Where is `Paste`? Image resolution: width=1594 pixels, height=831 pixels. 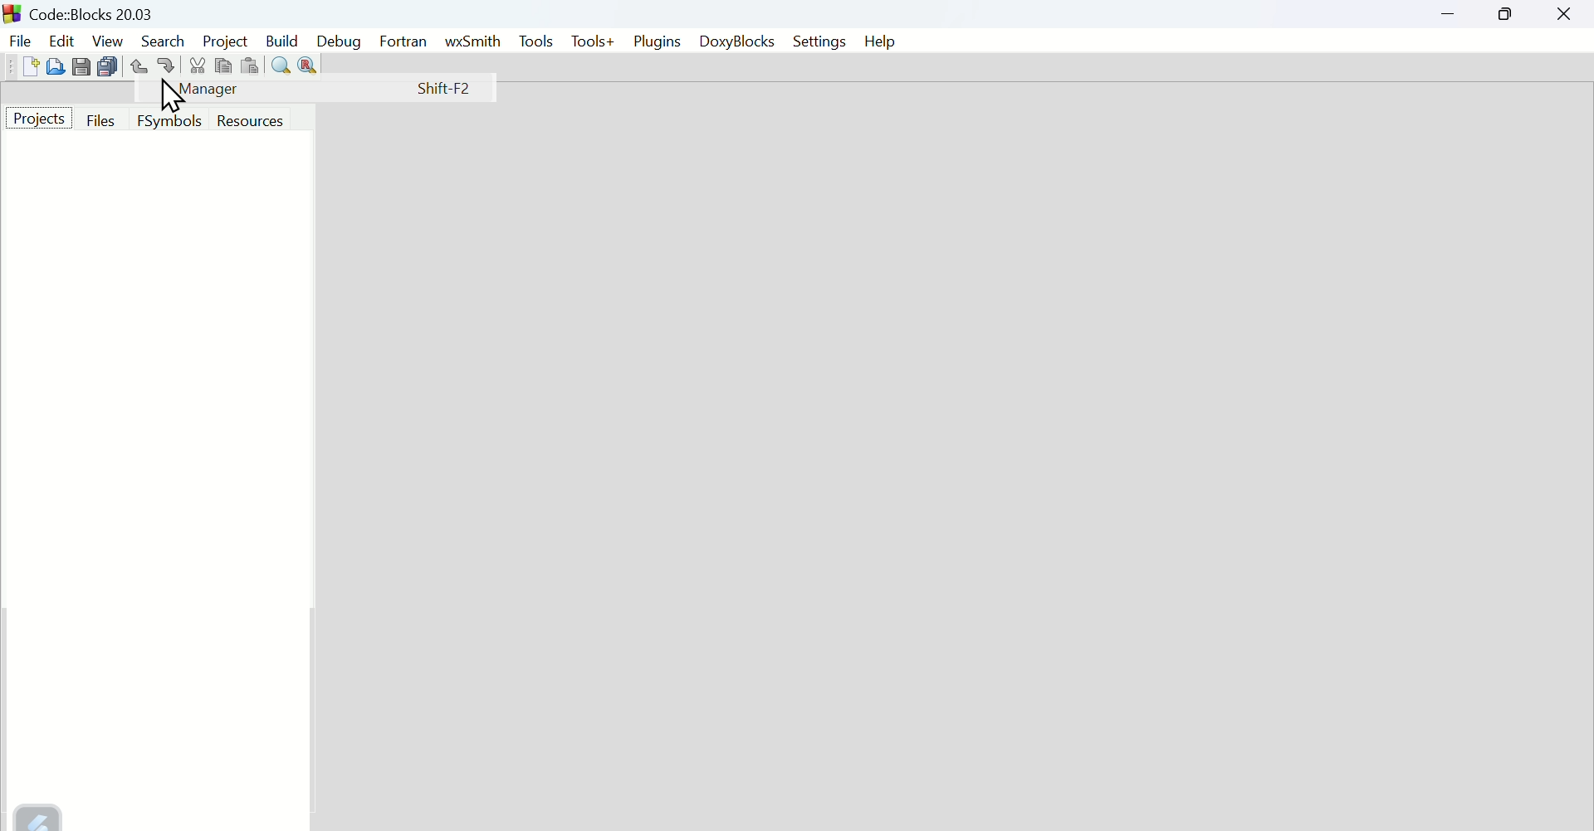
Paste is located at coordinates (250, 65).